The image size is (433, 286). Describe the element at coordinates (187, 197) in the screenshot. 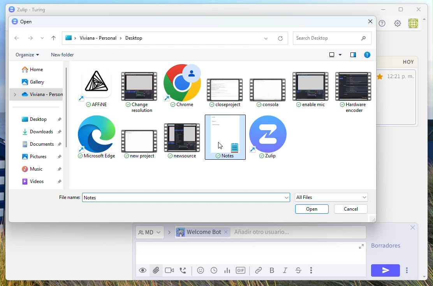

I see `Notes` at that location.